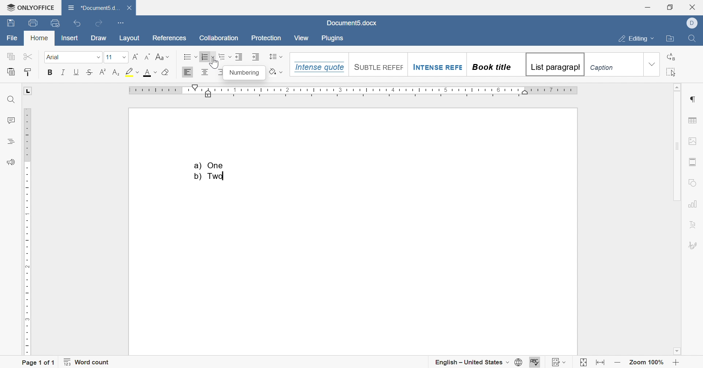  What do you see at coordinates (70, 38) in the screenshot?
I see `insert` at bounding box center [70, 38].